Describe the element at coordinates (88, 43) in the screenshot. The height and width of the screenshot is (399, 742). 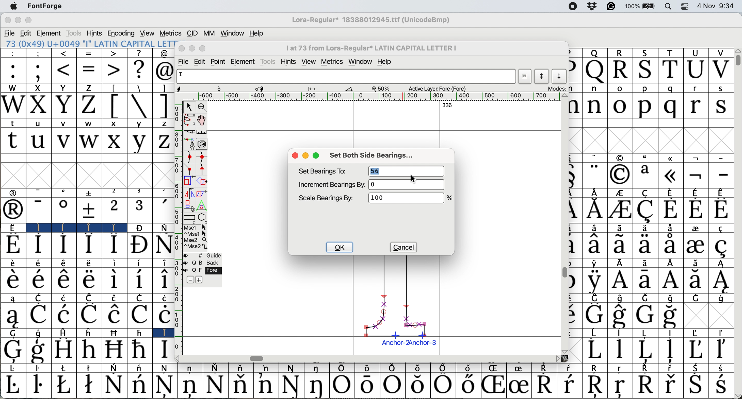
I see `73 (0x49) "I" LATIN CAPITAL LETTER` at that location.